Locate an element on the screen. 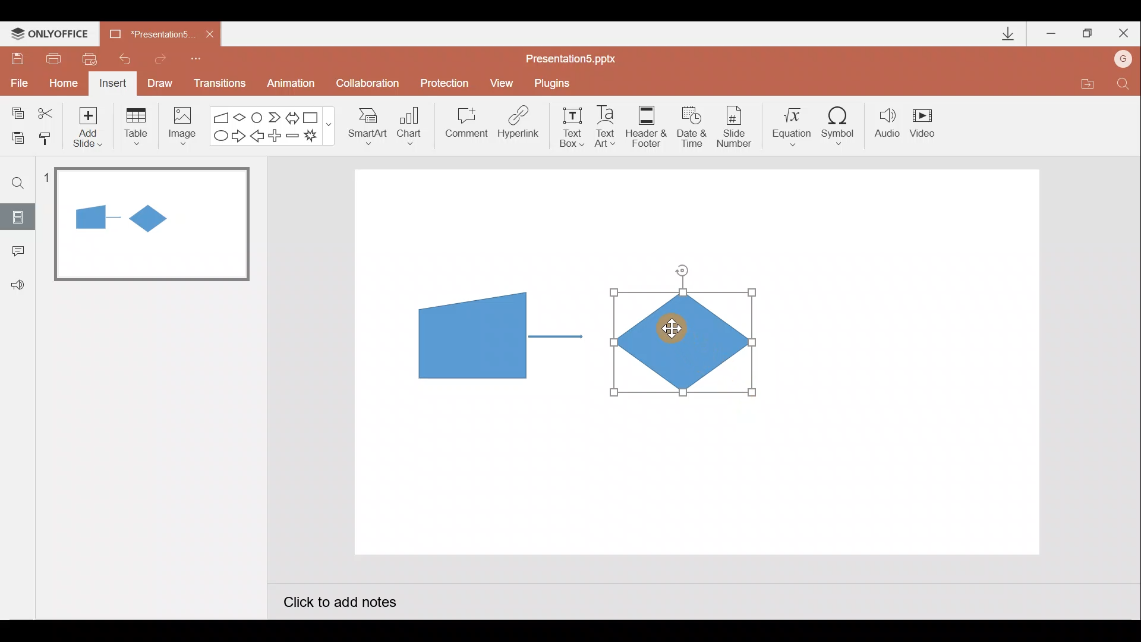 This screenshot has height=642, width=1141. View is located at coordinates (503, 82).